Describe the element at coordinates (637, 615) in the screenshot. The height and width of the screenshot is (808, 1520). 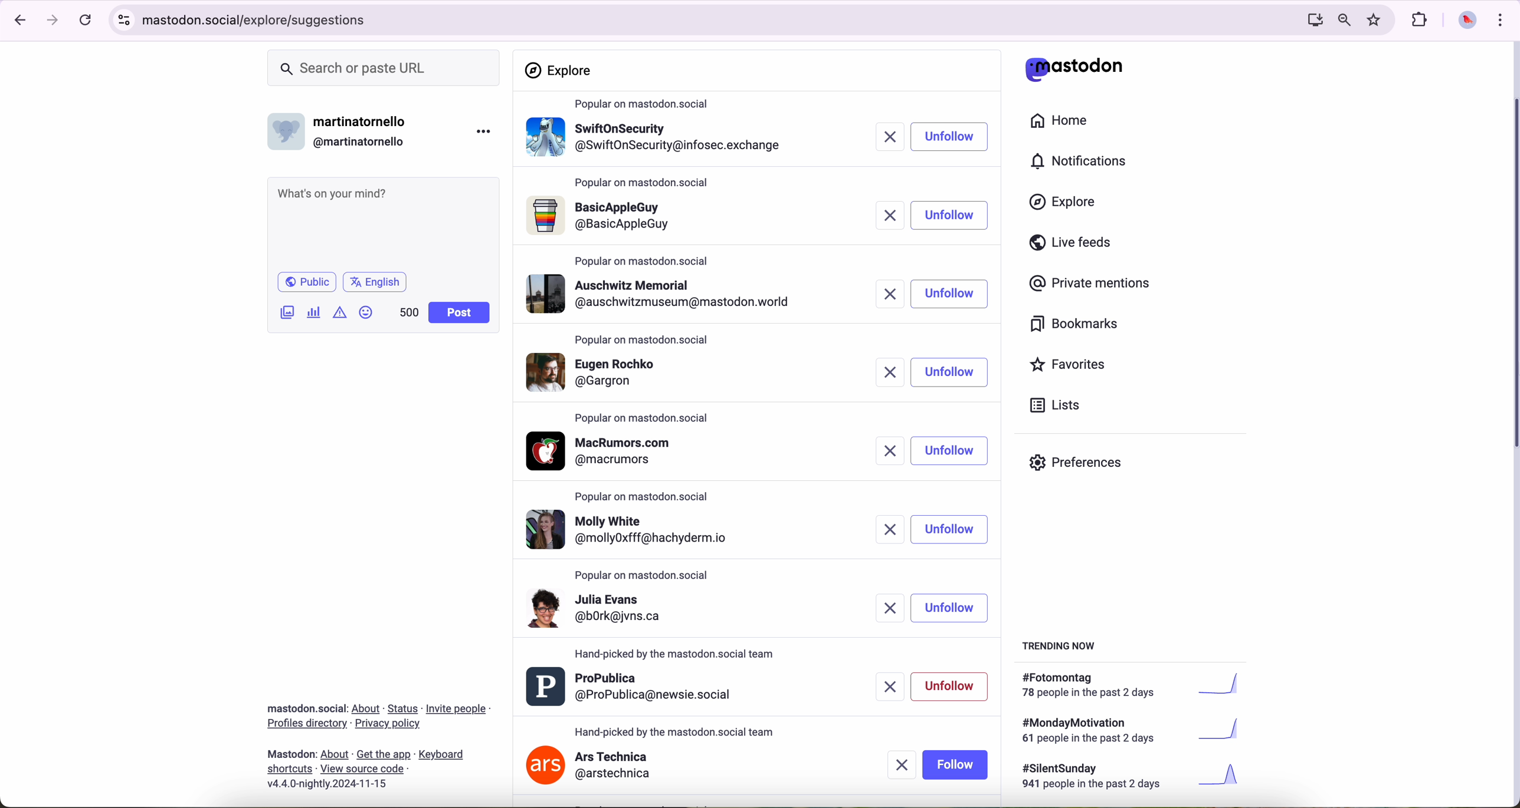
I see `profile` at that location.